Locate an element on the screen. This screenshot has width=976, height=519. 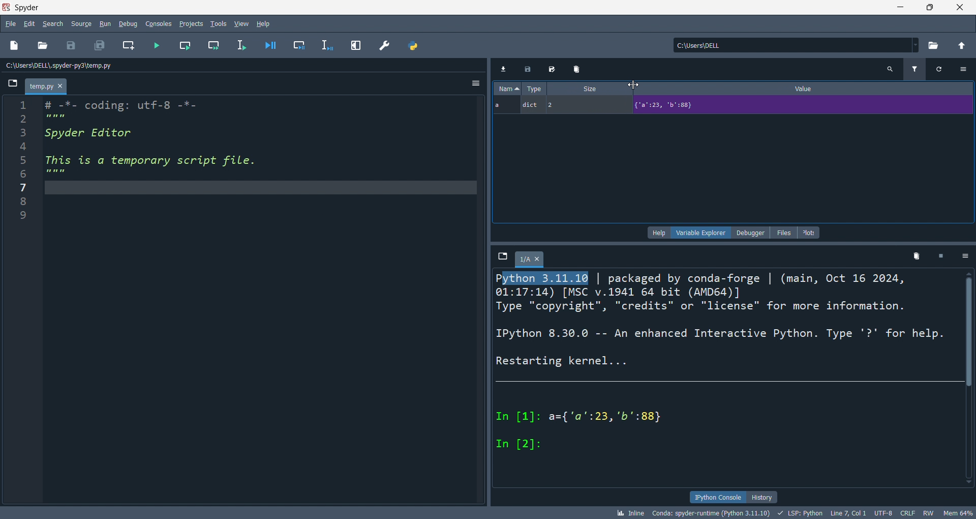
view is located at coordinates (240, 22).